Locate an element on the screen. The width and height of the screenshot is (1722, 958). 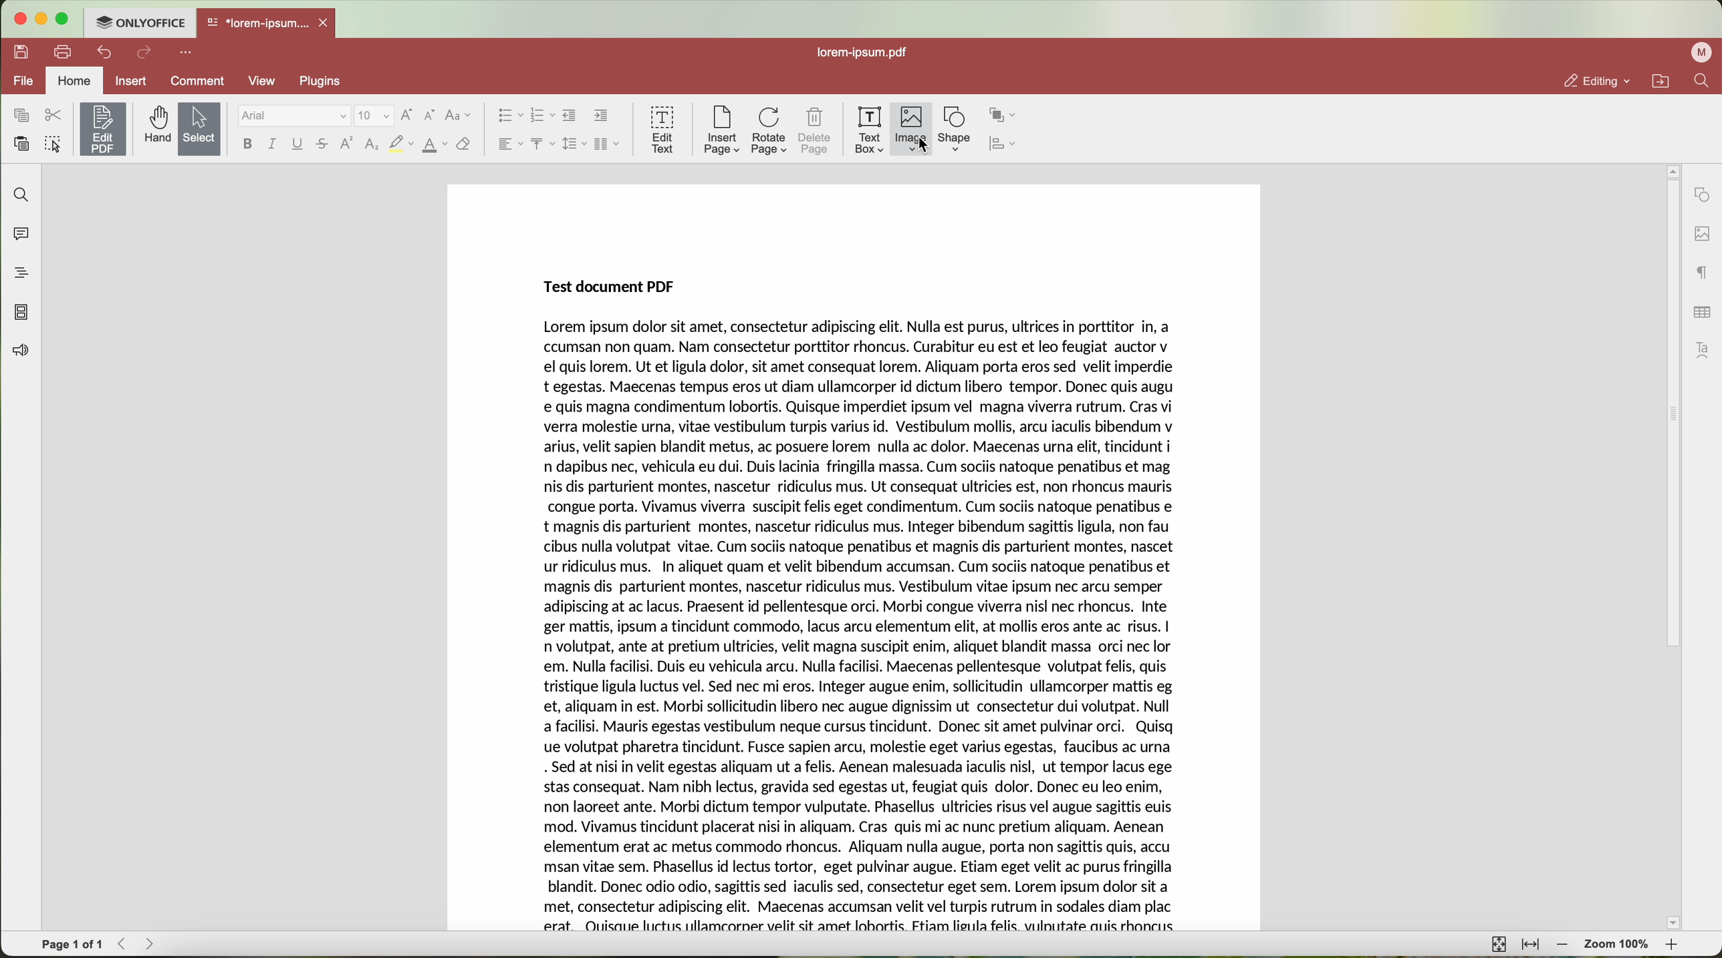
home is located at coordinates (74, 82).